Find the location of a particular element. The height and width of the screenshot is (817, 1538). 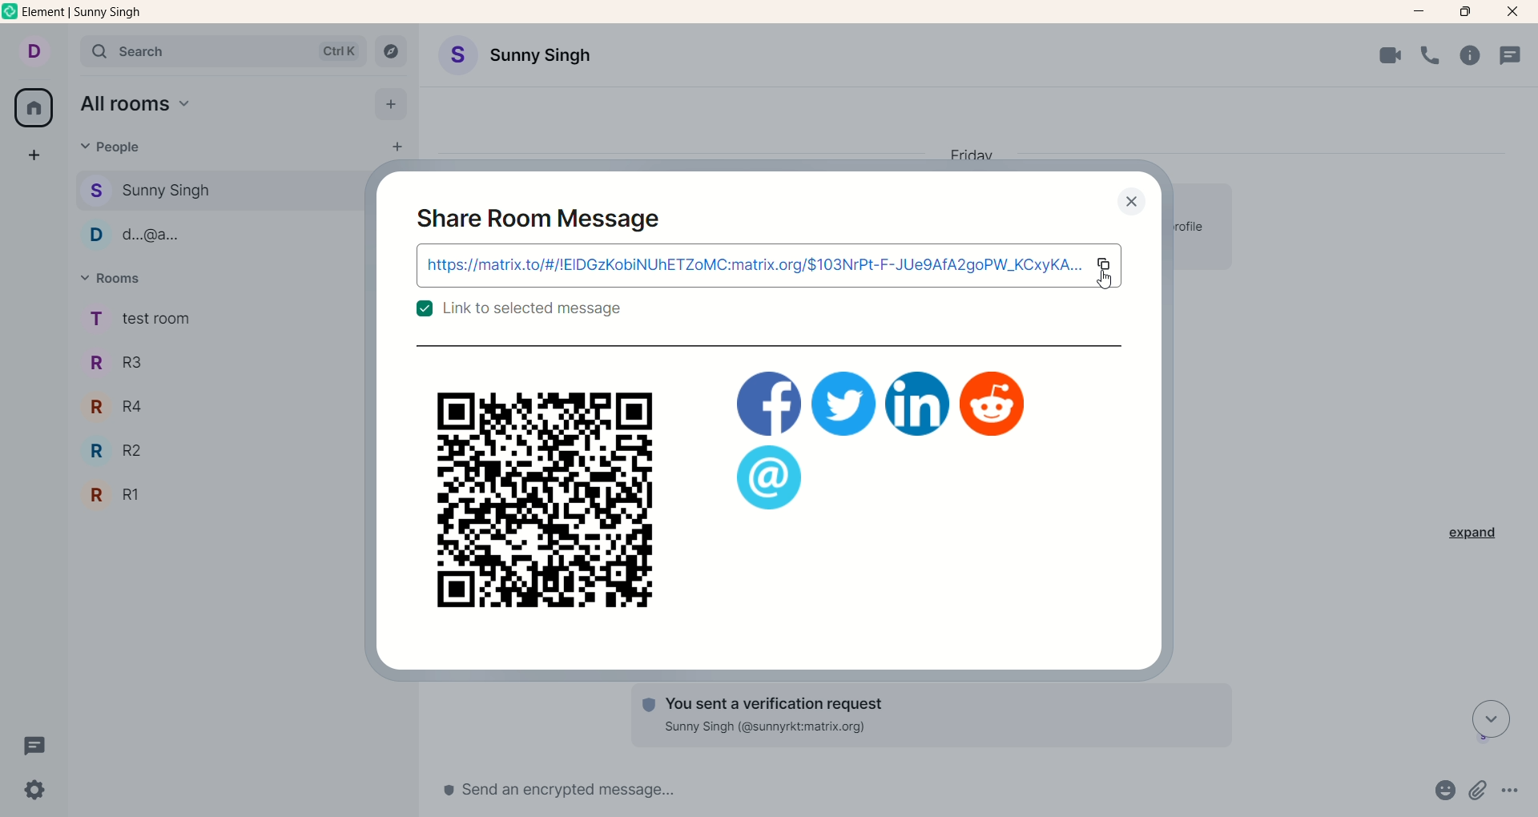

search is located at coordinates (223, 53).